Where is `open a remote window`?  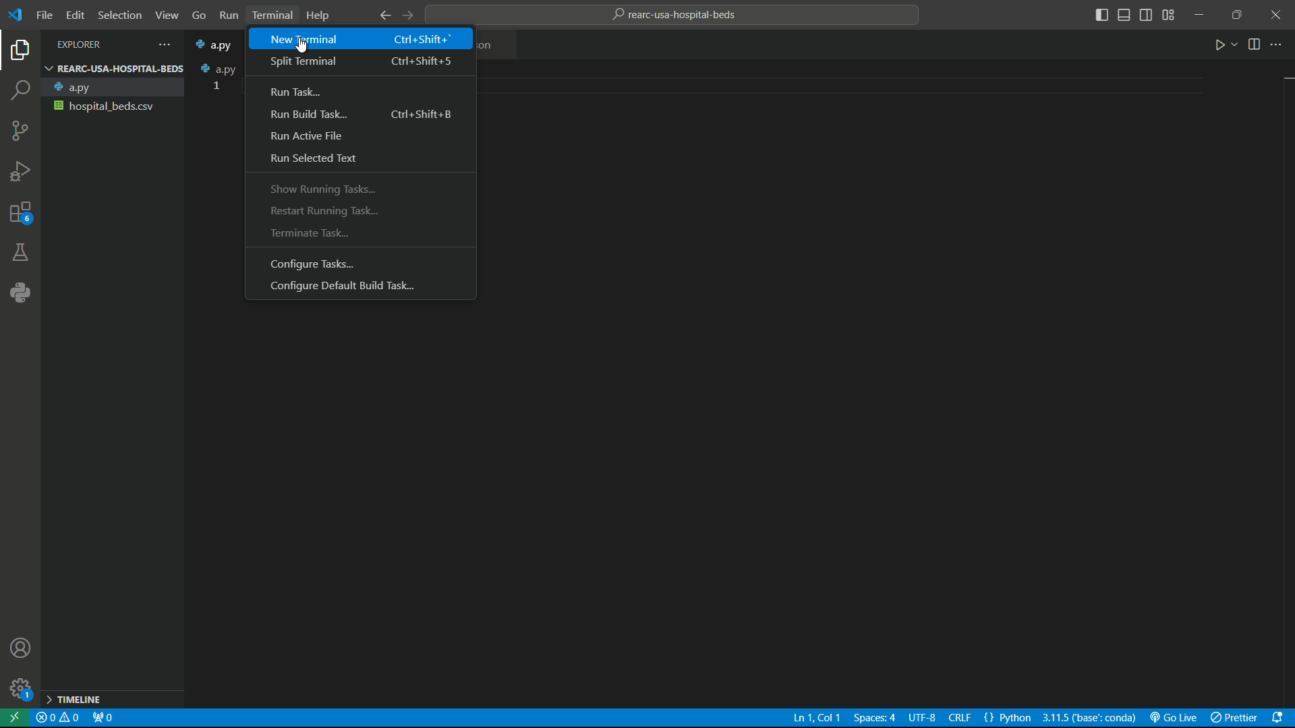
open a remote window is located at coordinates (16, 719).